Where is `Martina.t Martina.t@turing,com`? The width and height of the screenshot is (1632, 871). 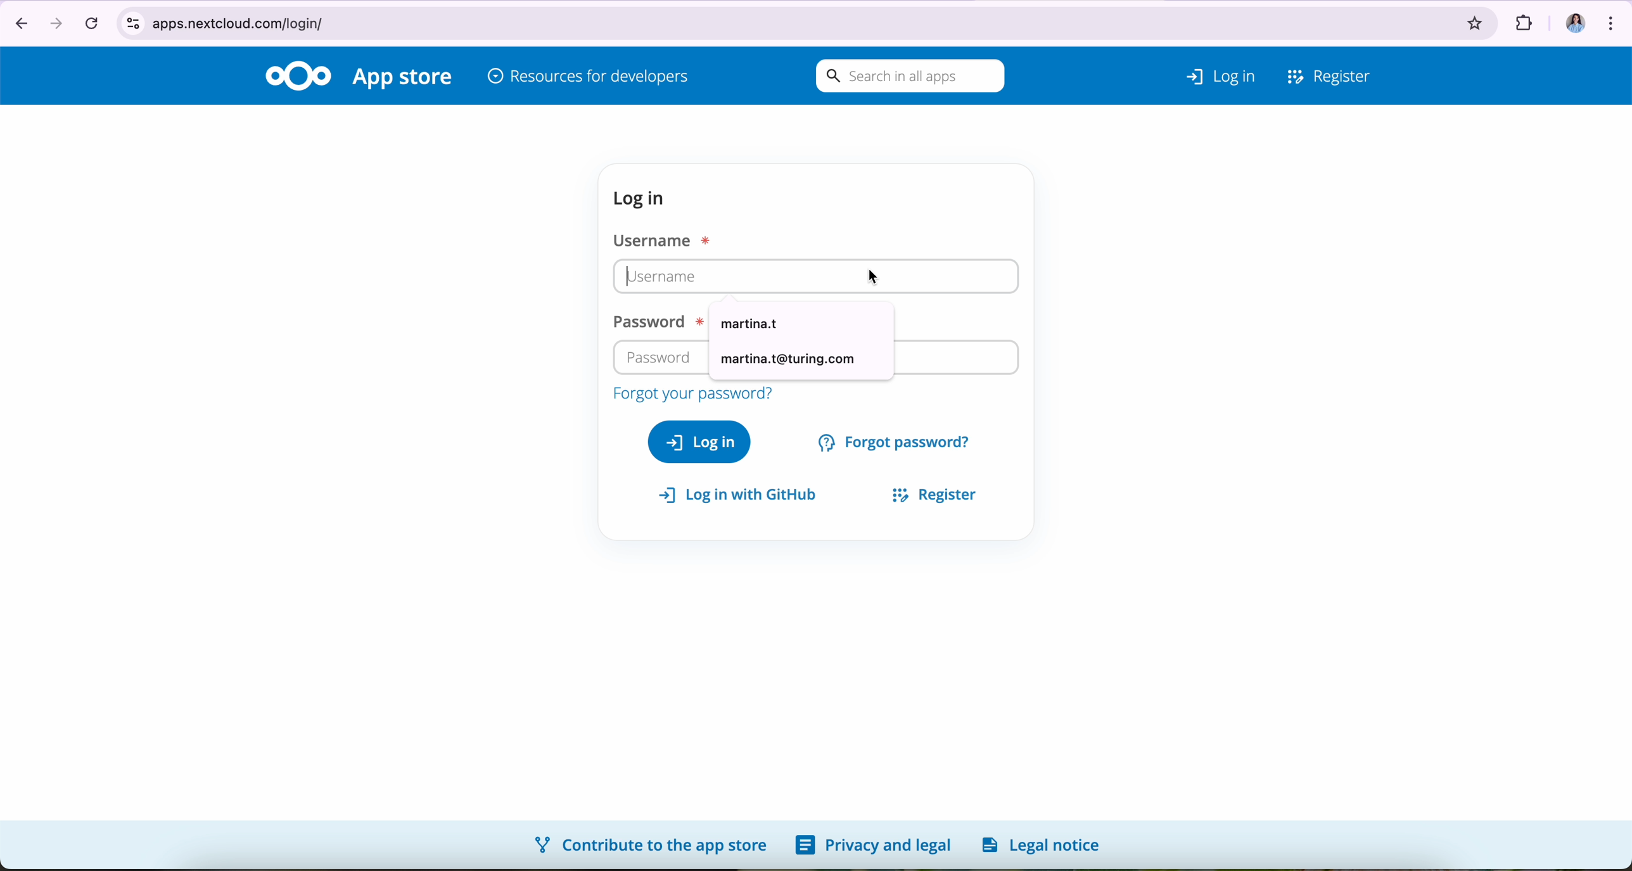
Martina.t Martina.t@turing,com is located at coordinates (801, 340).